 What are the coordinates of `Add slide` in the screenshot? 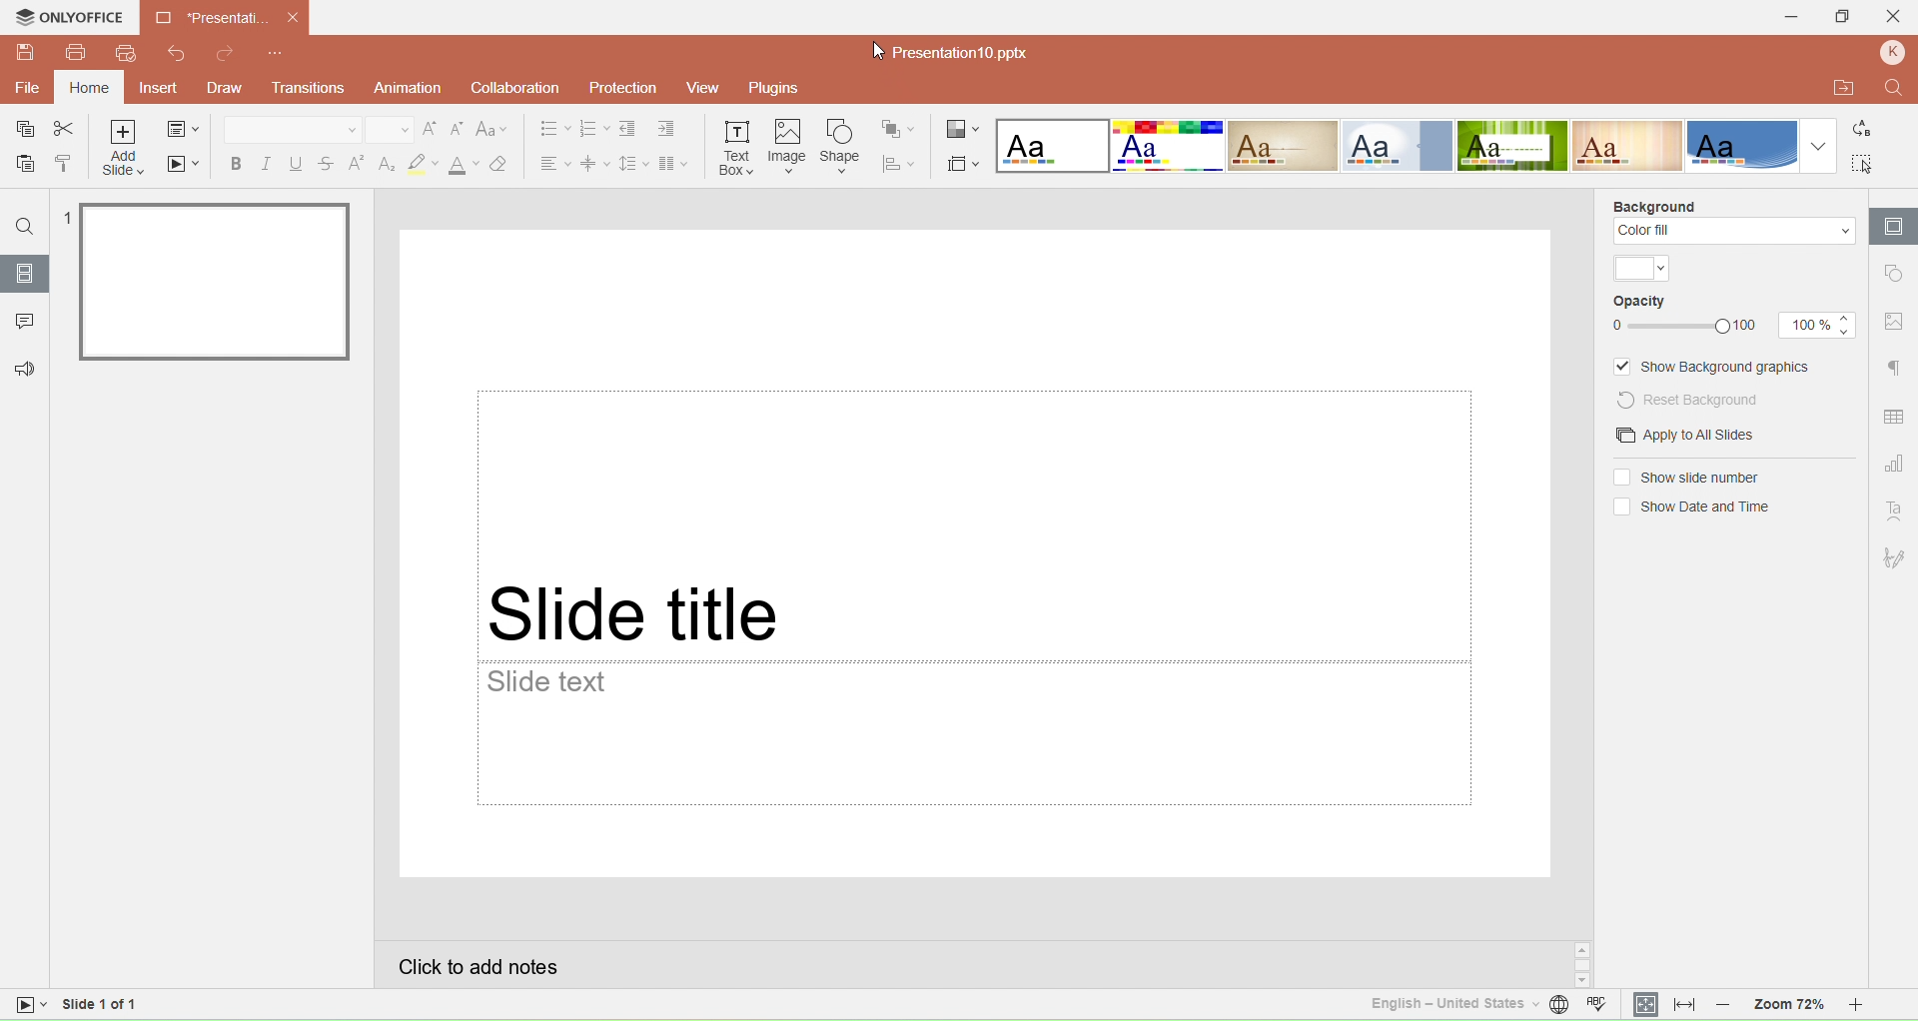 It's located at (124, 150).